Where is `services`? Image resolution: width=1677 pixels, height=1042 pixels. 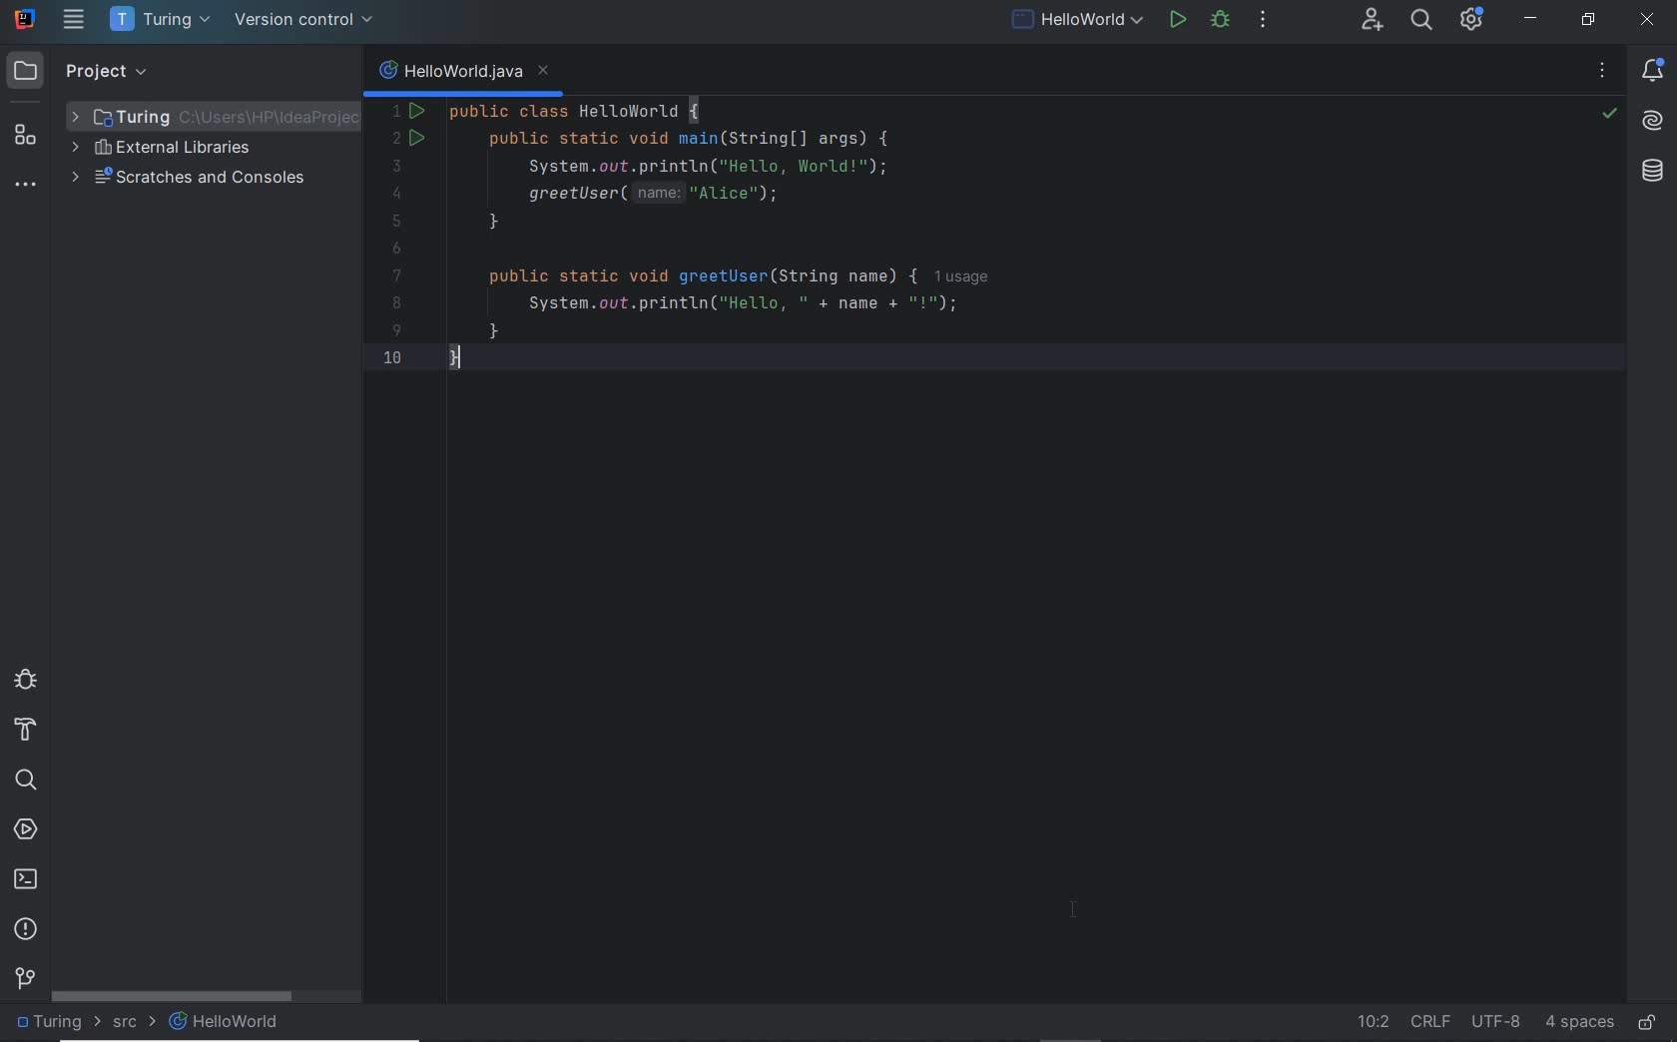 services is located at coordinates (26, 831).